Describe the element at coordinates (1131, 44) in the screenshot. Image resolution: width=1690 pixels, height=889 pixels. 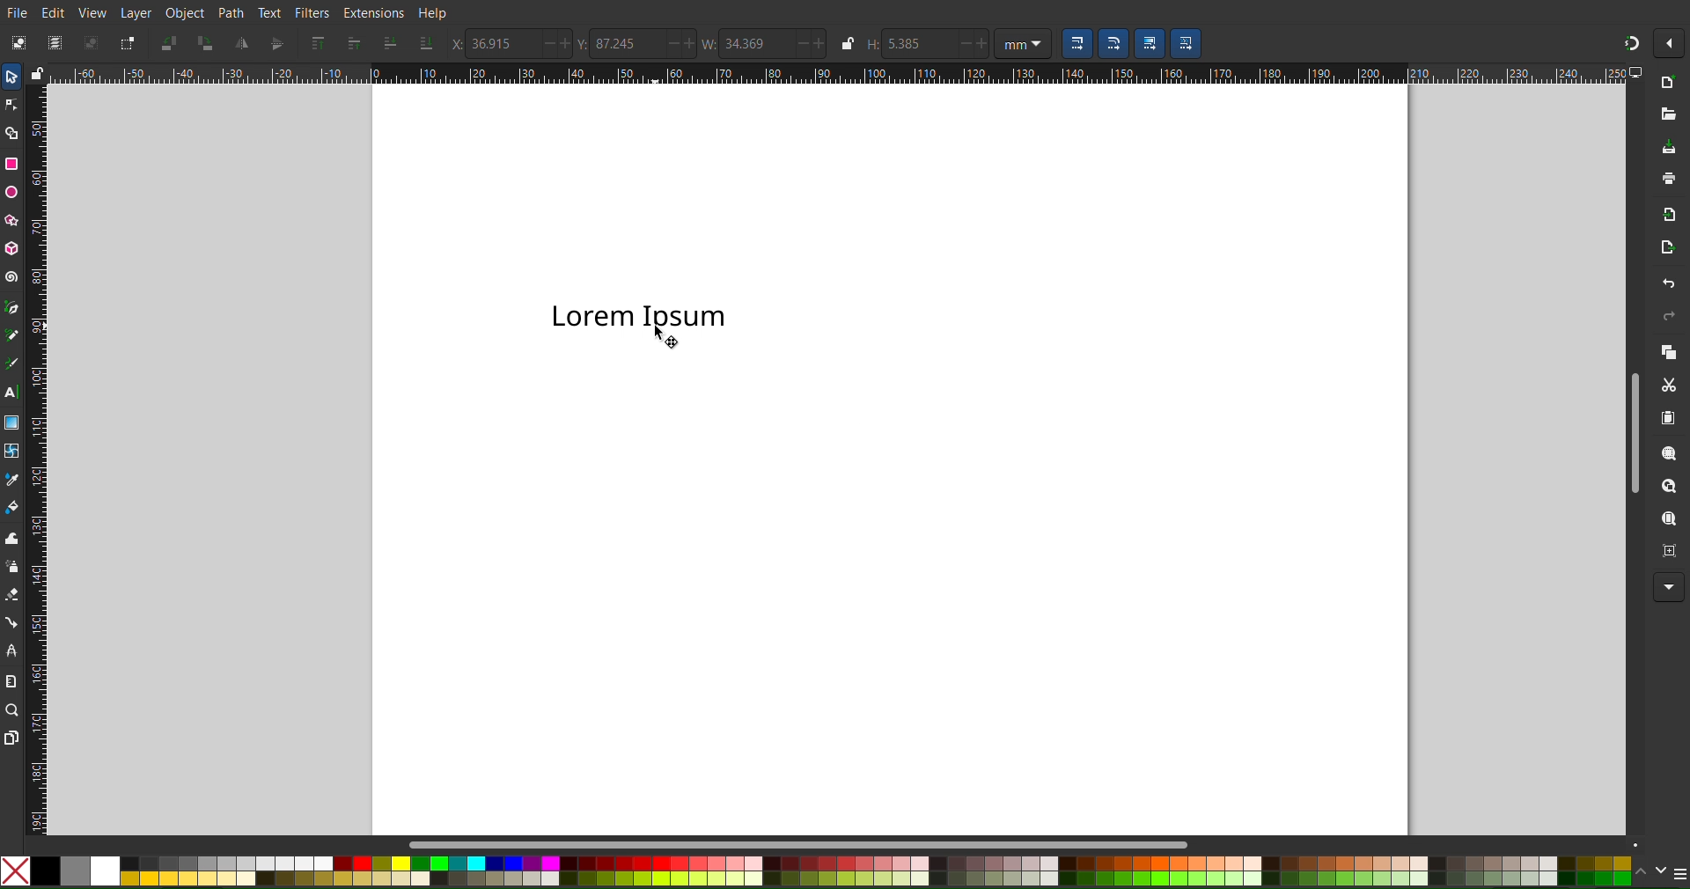
I see `Scaling Objects Options` at that location.